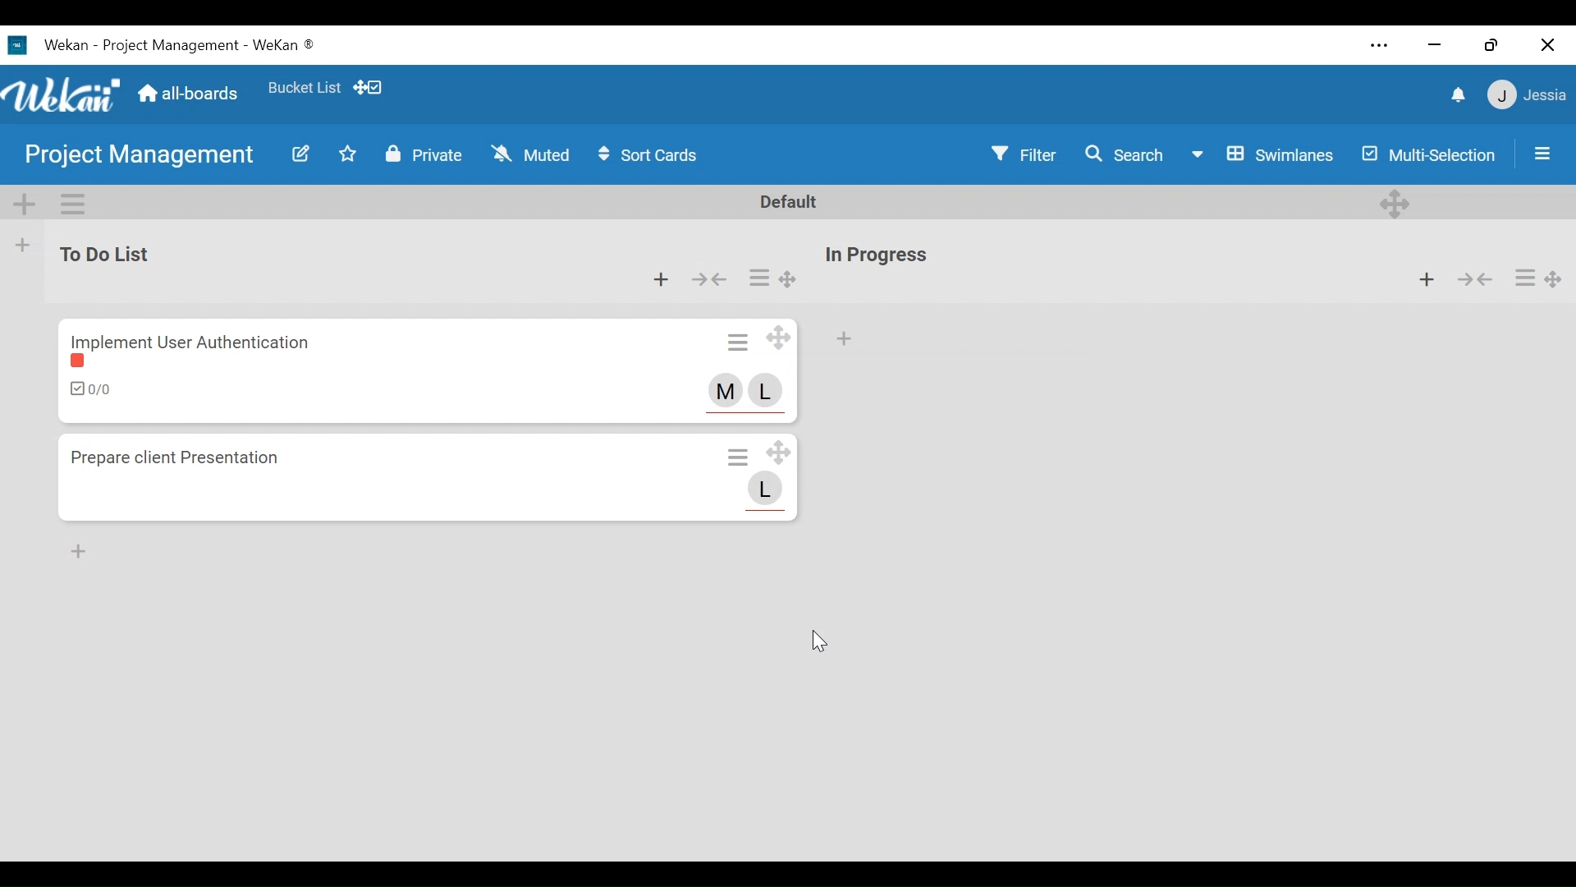 The width and height of the screenshot is (1576, 887). What do you see at coordinates (1427, 279) in the screenshot?
I see `Add card to top of the list` at bounding box center [1427, 279].